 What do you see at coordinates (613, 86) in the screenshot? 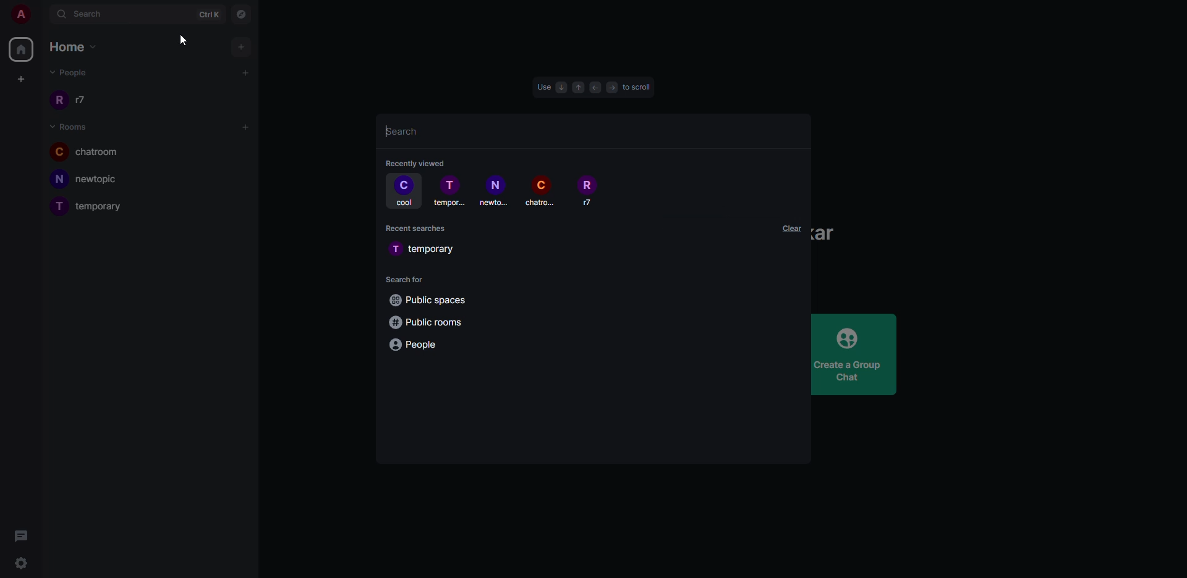
I see `FORWARD` at bounding box center [613, 86].